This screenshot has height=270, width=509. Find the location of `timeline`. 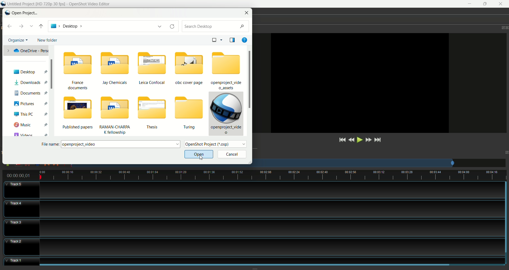

timeline is located at coordinates (270, 176).